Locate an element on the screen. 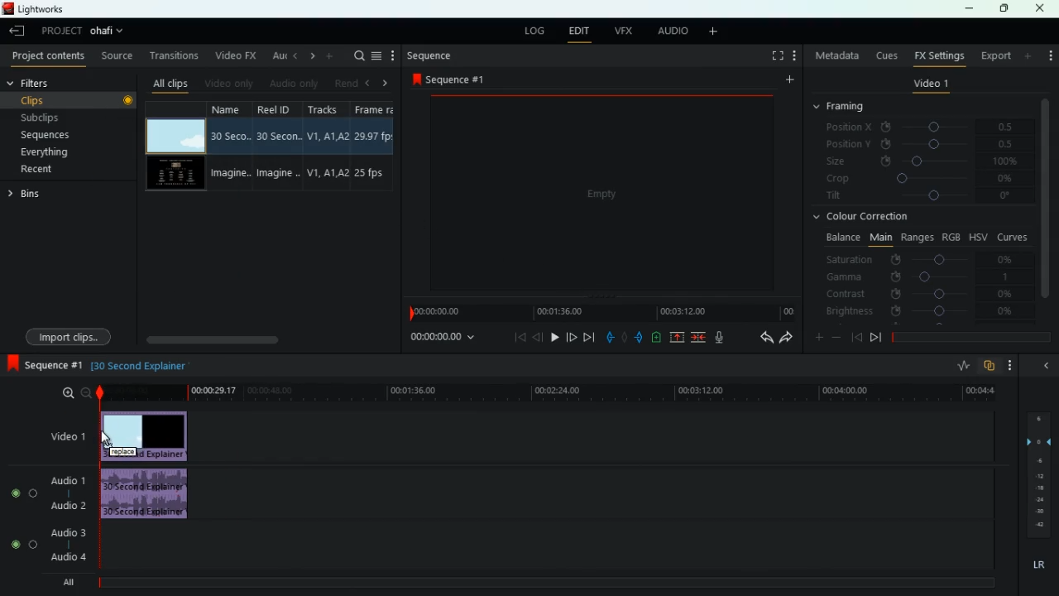 The height and width of the screenshot is (596, 1059). more is located at coordinates (1048, 51).